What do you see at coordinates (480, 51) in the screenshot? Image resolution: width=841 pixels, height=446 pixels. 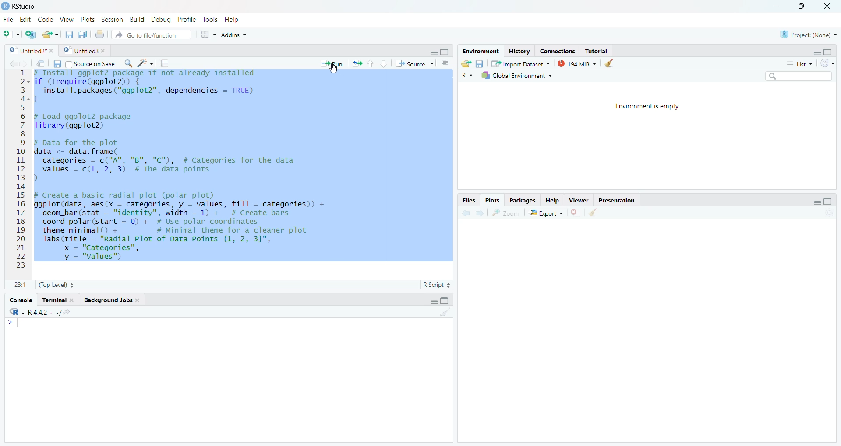 I see `Environment` at bounding box center [480, 51].